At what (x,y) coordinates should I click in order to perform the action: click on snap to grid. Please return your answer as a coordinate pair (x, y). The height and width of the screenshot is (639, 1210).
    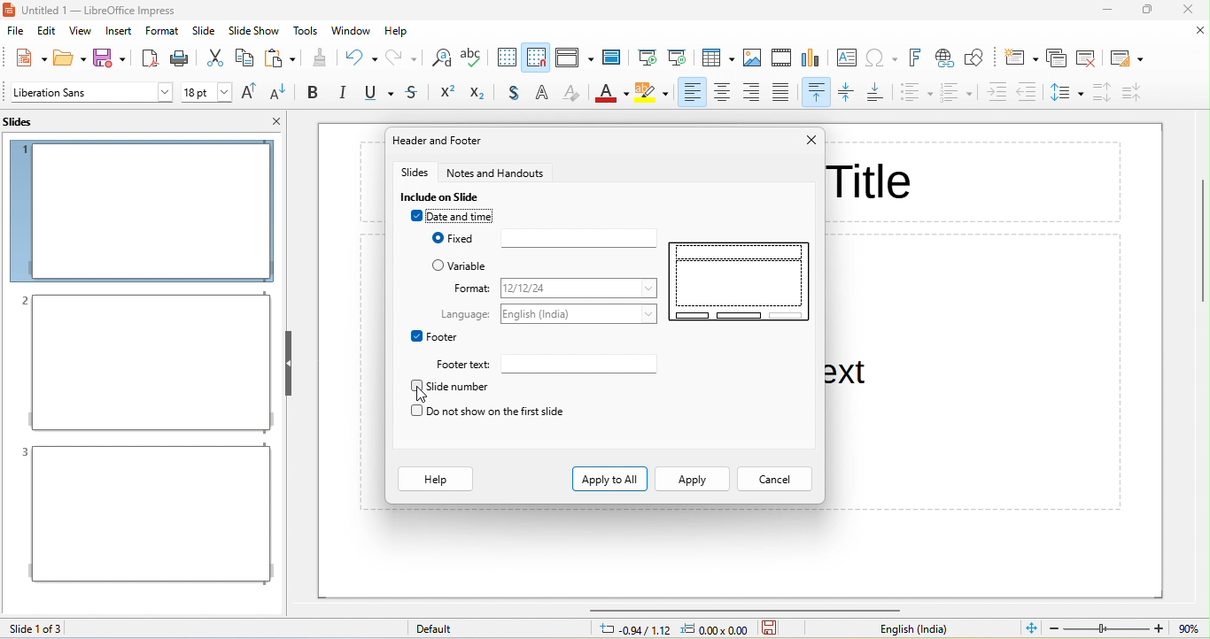
    Looking at the image, I should click on (536, 57).